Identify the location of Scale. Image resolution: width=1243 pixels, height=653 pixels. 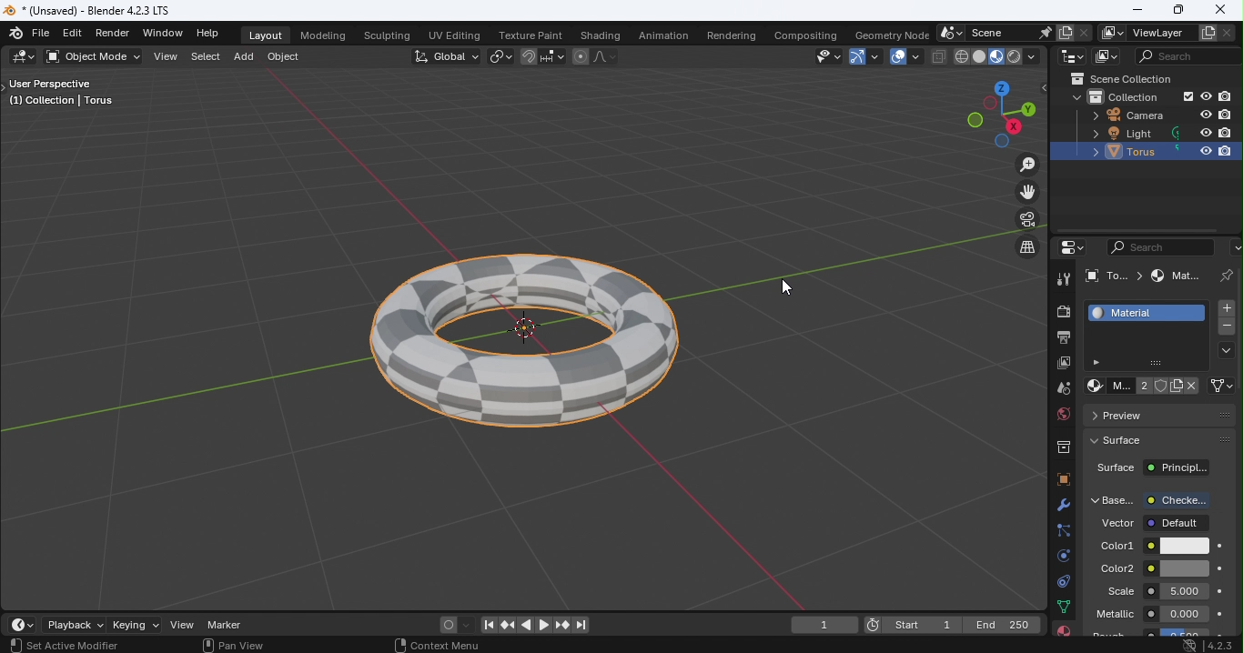
(1157, 592).